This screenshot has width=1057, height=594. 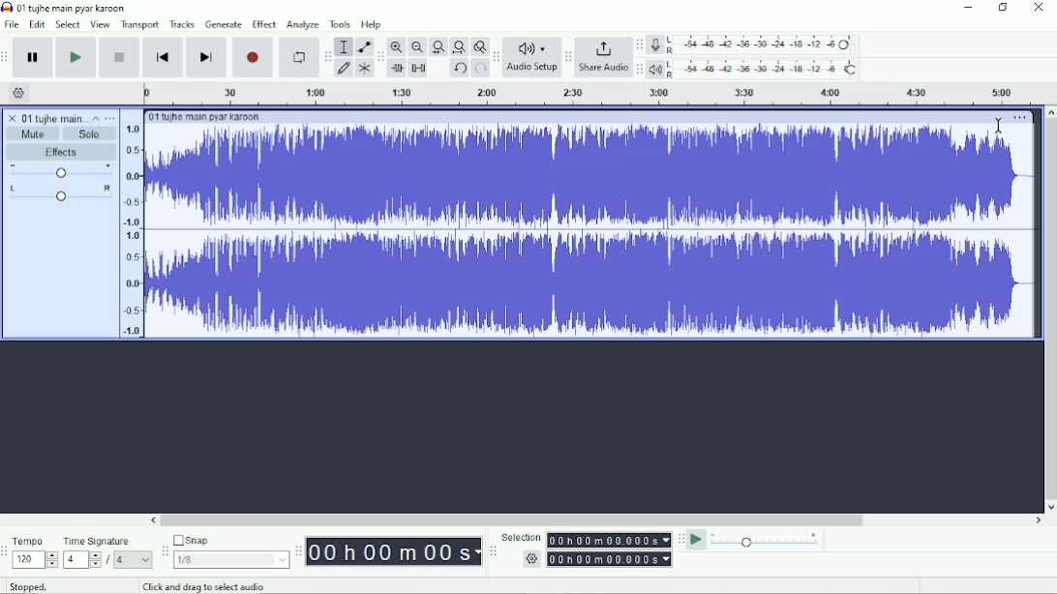 What do you see at coordinates (26, 587) in the screenshot?
I see `Stopped` at bounding box center [26, 587].